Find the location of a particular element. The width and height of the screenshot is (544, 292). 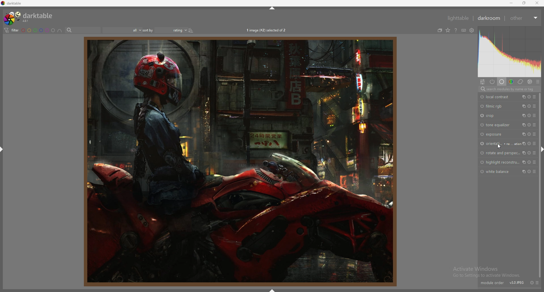

presets is located at coordinates (534, 106).